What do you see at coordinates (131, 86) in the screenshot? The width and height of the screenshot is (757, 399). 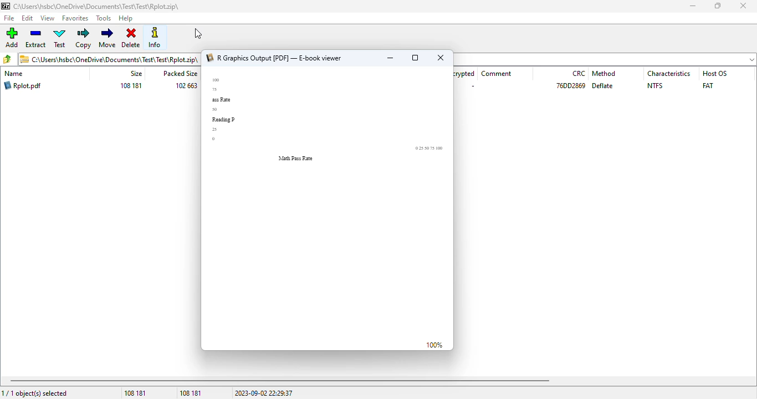 I see `108 181` at bounding box center [131, 86].